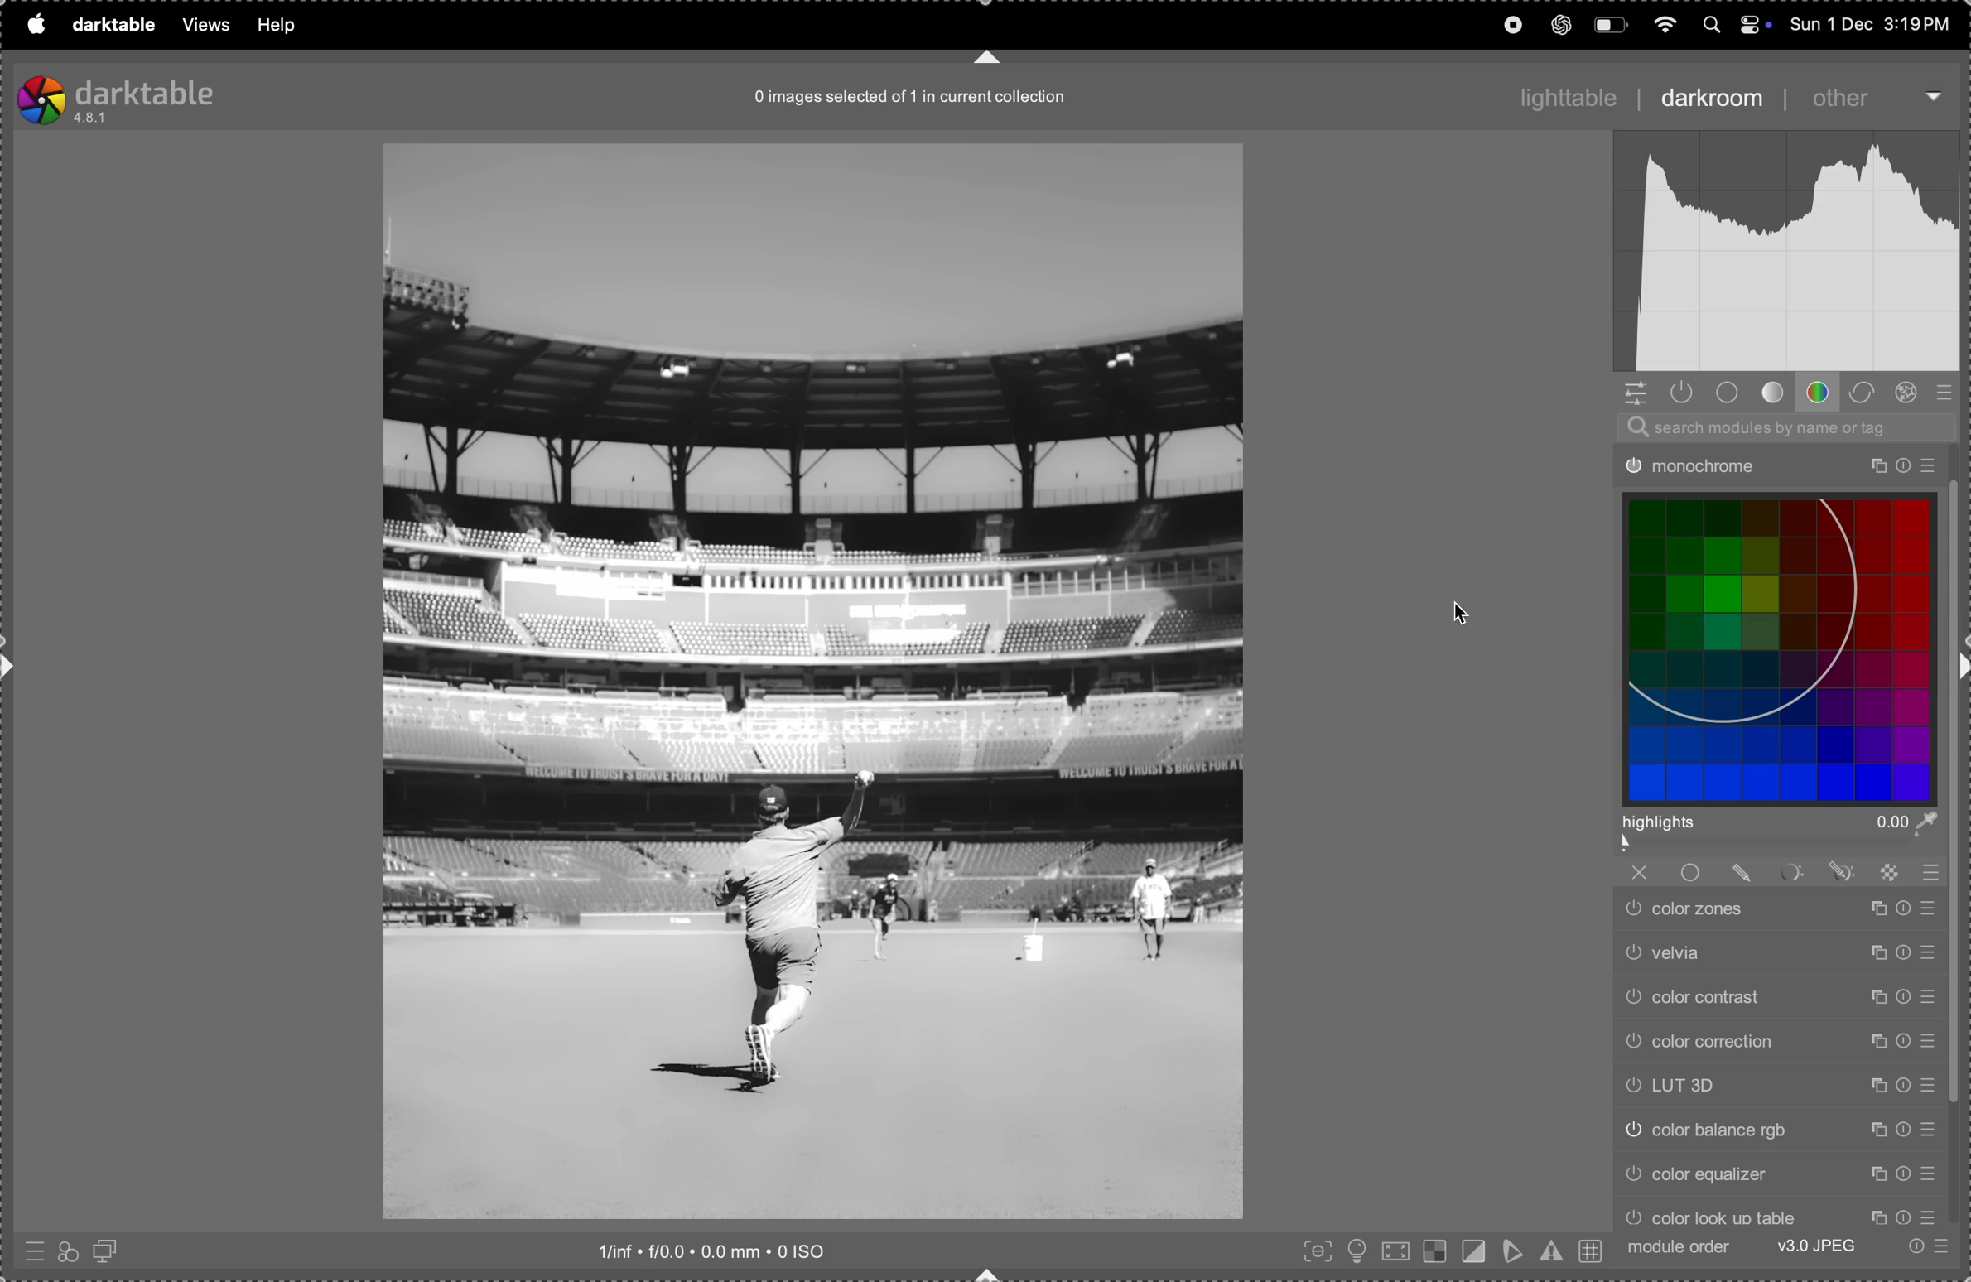 This screenshot has height=1282, width=1971. I want to click on quick access panel, so click(1634, 393).